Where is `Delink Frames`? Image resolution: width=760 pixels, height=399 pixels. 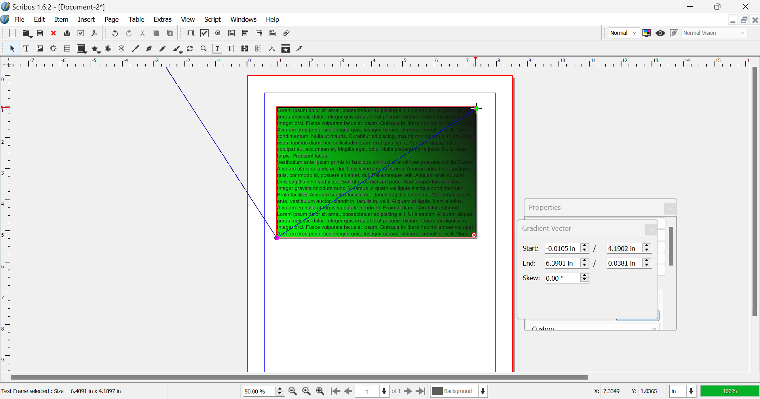 Delink Frames is located at coordinates (259, 49).